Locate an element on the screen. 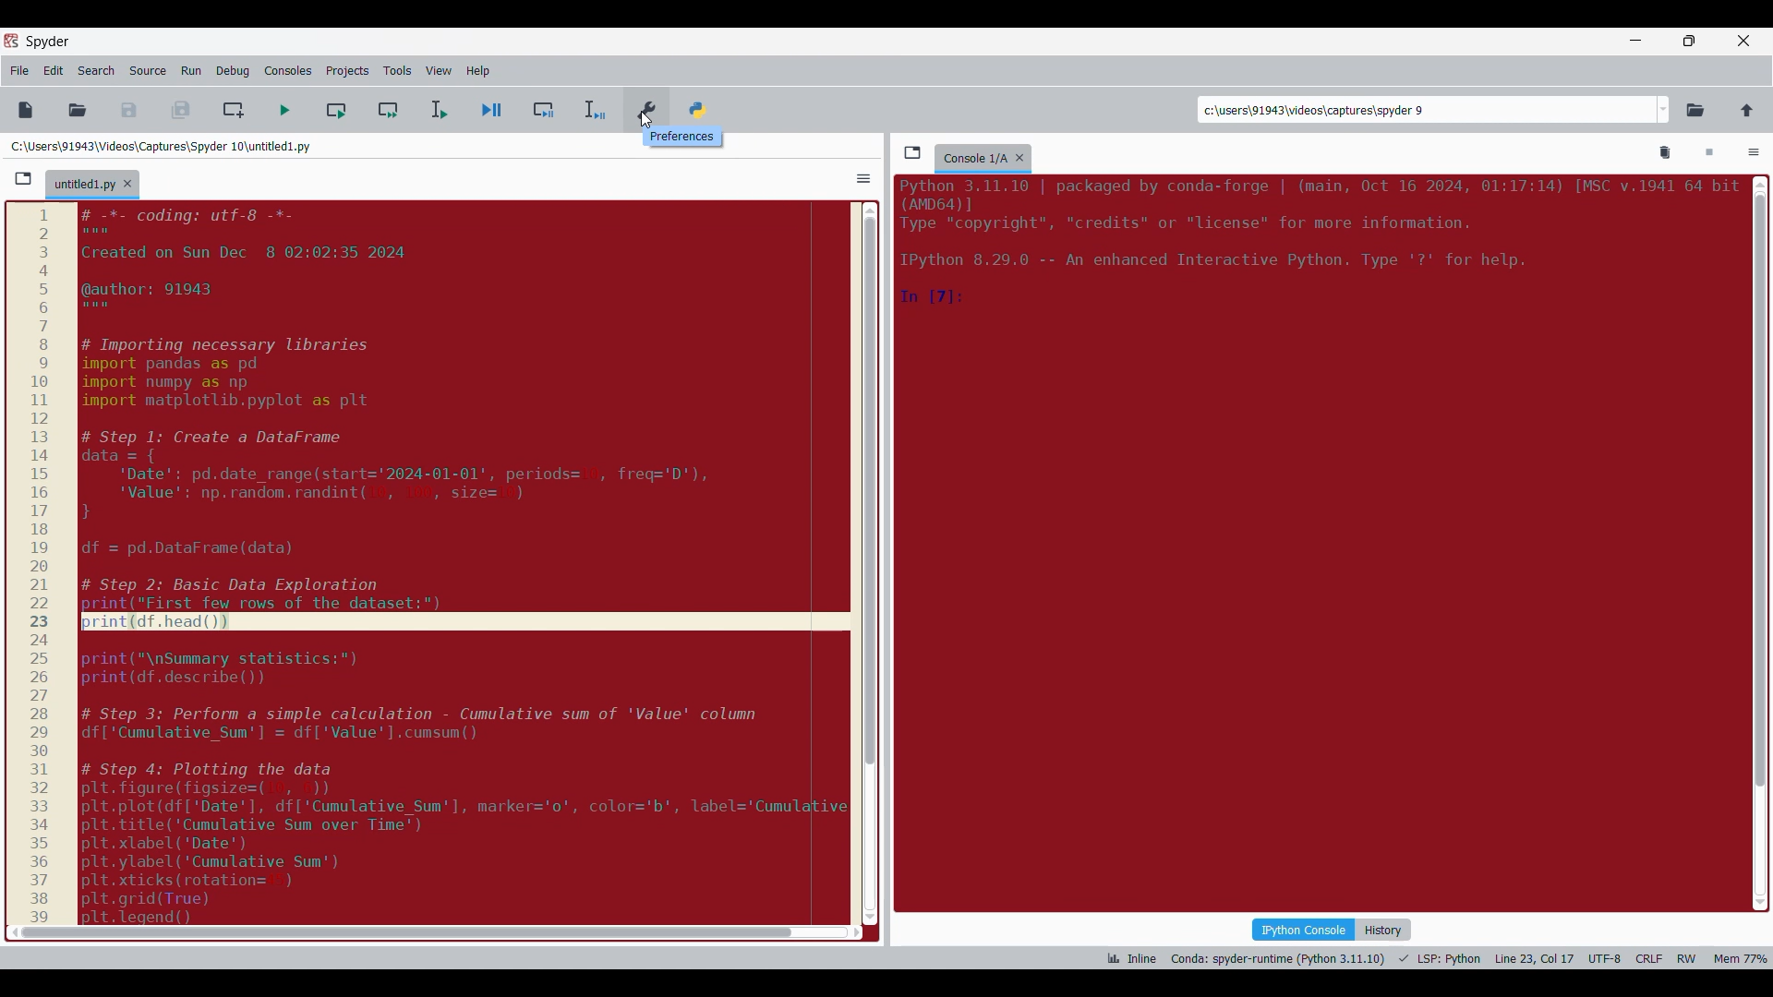  Current tab is located at coordinates (84, 186).